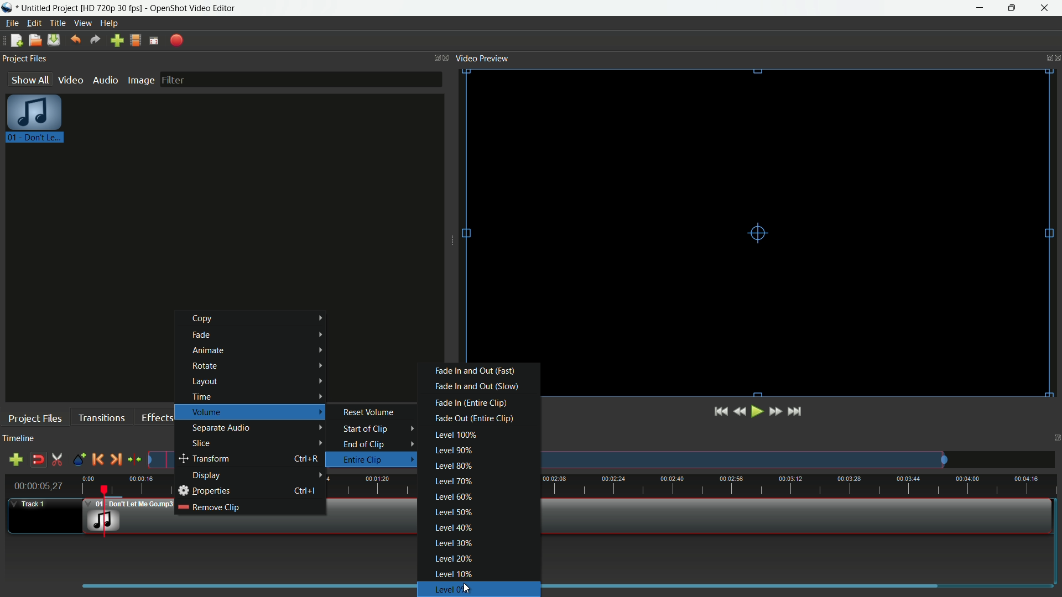 Image resolution: width=1062 pixels, height=597 pixels. I want to click on transitions, so click(102, 418).